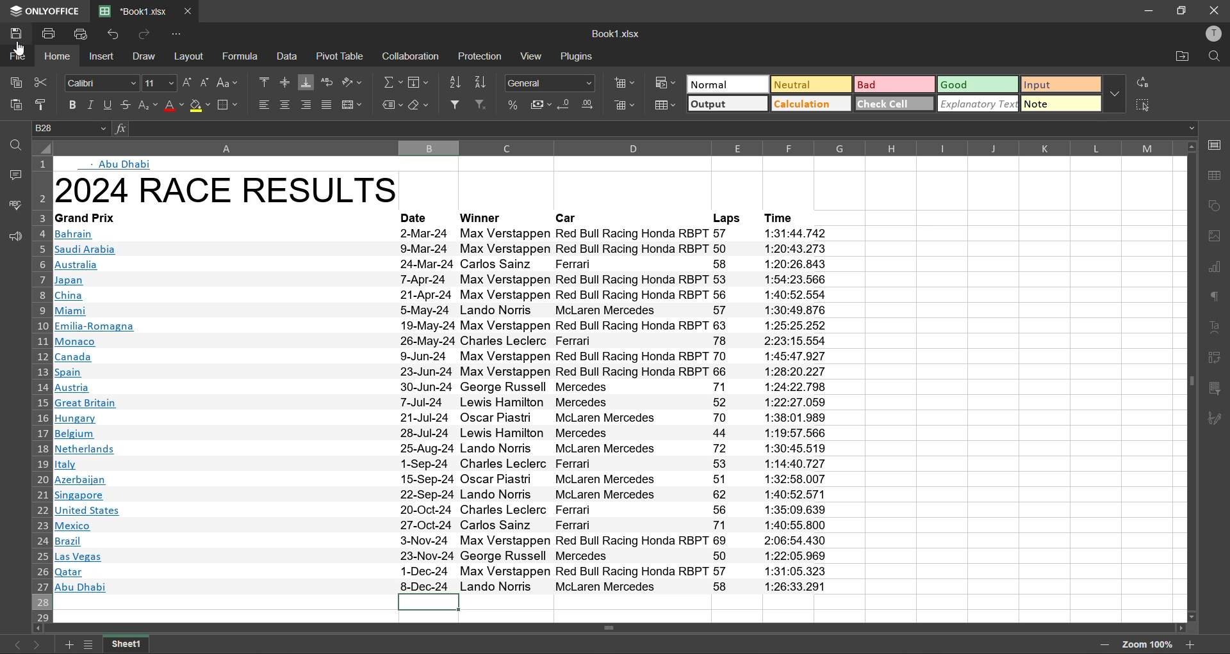  Describe the element at coordinates (1215, 56) in the screenshot. I see `find` at that location.